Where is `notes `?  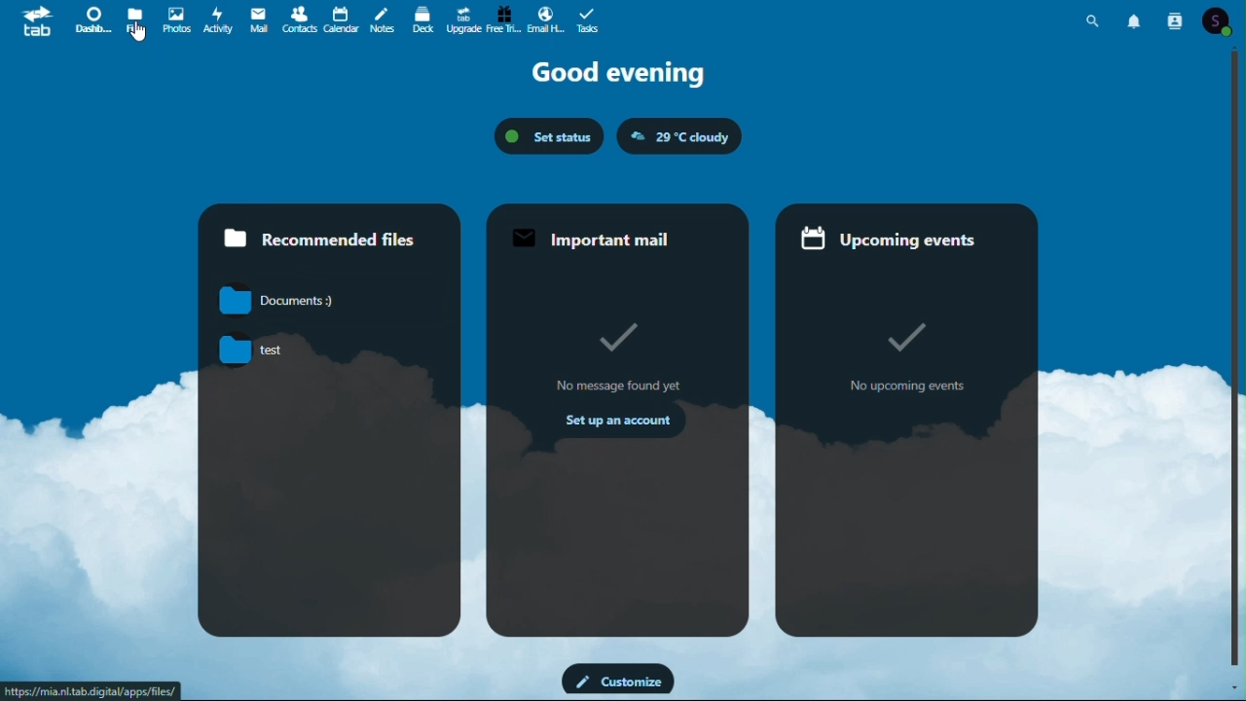
notes  is located at coordinates (385, 20).